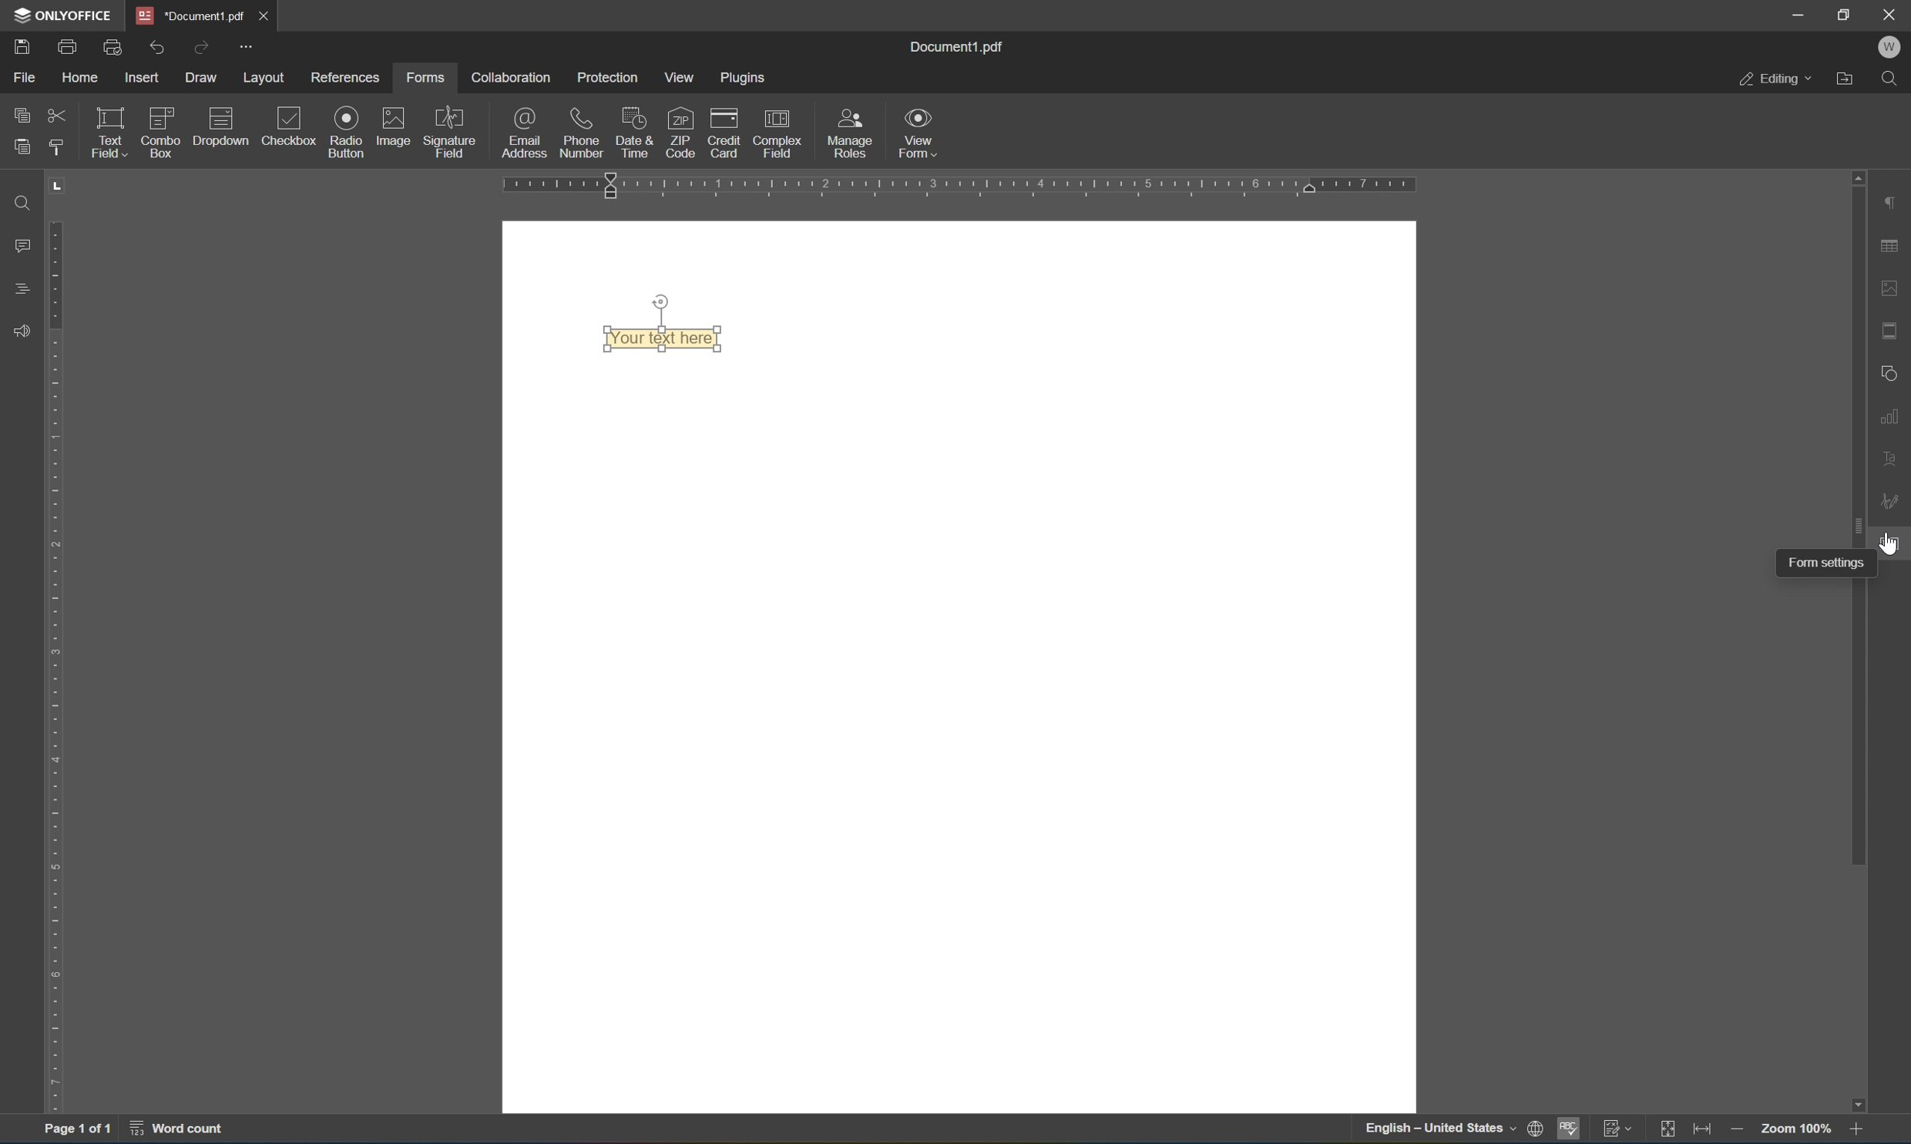 This screenshot has height=1144, width=1911. What do you see at coordinates (1892, 248) in the screenshot?
I see `table settings` at bounding box center [1892, 248].